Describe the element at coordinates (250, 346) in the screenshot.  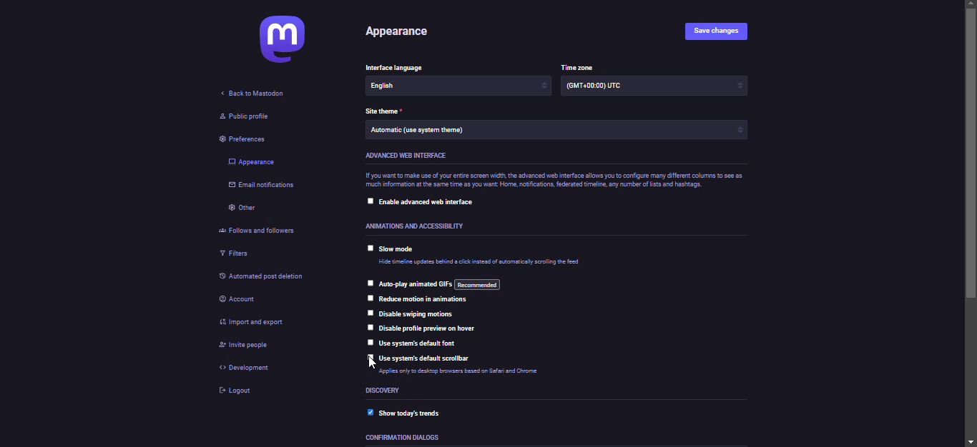
I see `invite people` at that location.